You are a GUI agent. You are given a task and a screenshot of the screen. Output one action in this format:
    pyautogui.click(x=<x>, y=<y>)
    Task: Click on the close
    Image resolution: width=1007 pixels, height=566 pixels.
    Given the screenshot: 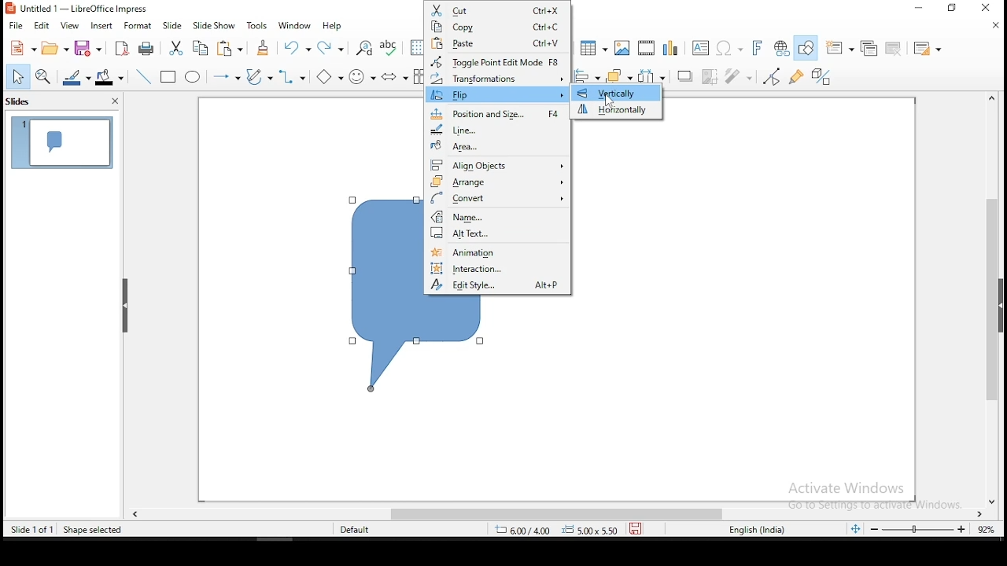 What is the action you would take?
    pyautogui.click(x=998, y=25)
    